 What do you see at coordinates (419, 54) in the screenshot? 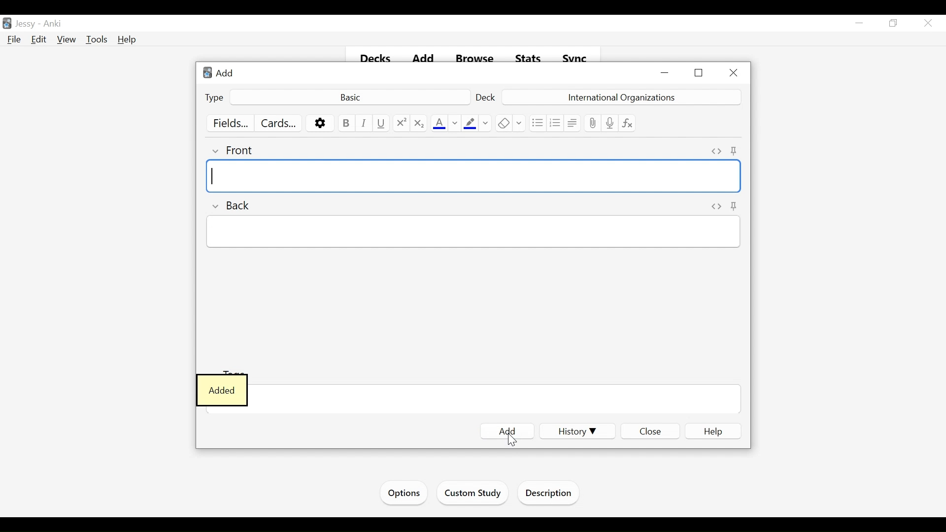
I see `add` at bounding box center [419, 54].